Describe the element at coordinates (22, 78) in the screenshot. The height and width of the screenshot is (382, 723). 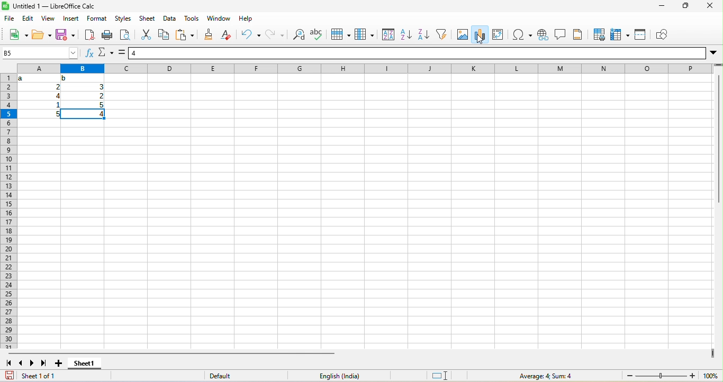
I see `a` at that location.